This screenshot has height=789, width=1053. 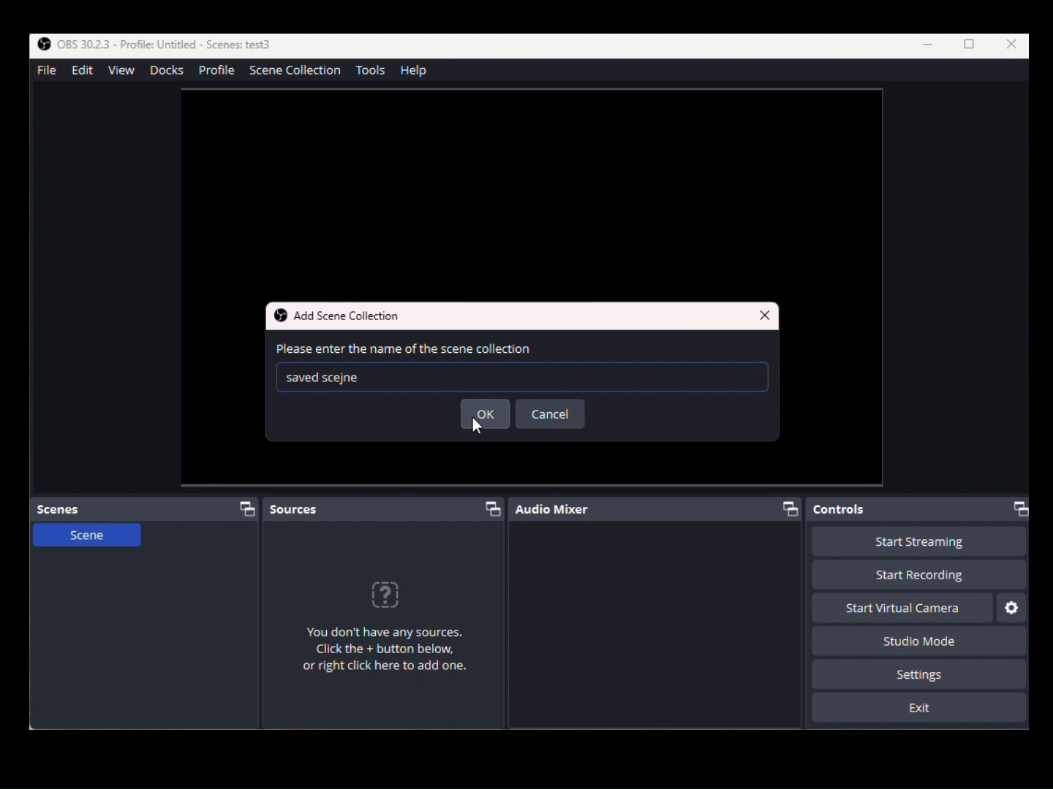 I want to click on File, so click(x=45, y=69).